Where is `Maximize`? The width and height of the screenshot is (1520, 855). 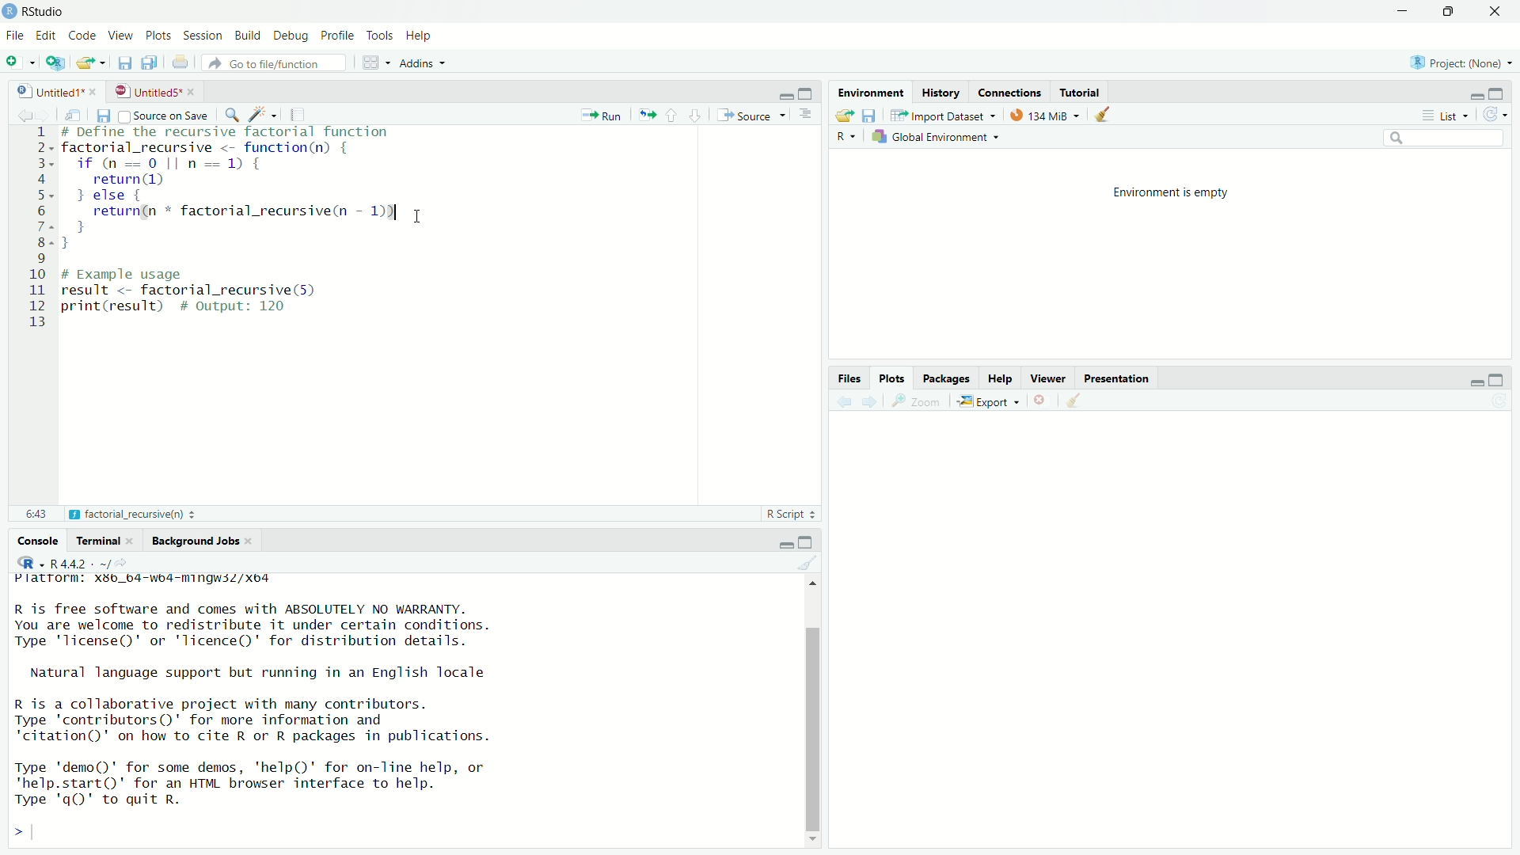 Maximize is located at coordinates (1497, 381).